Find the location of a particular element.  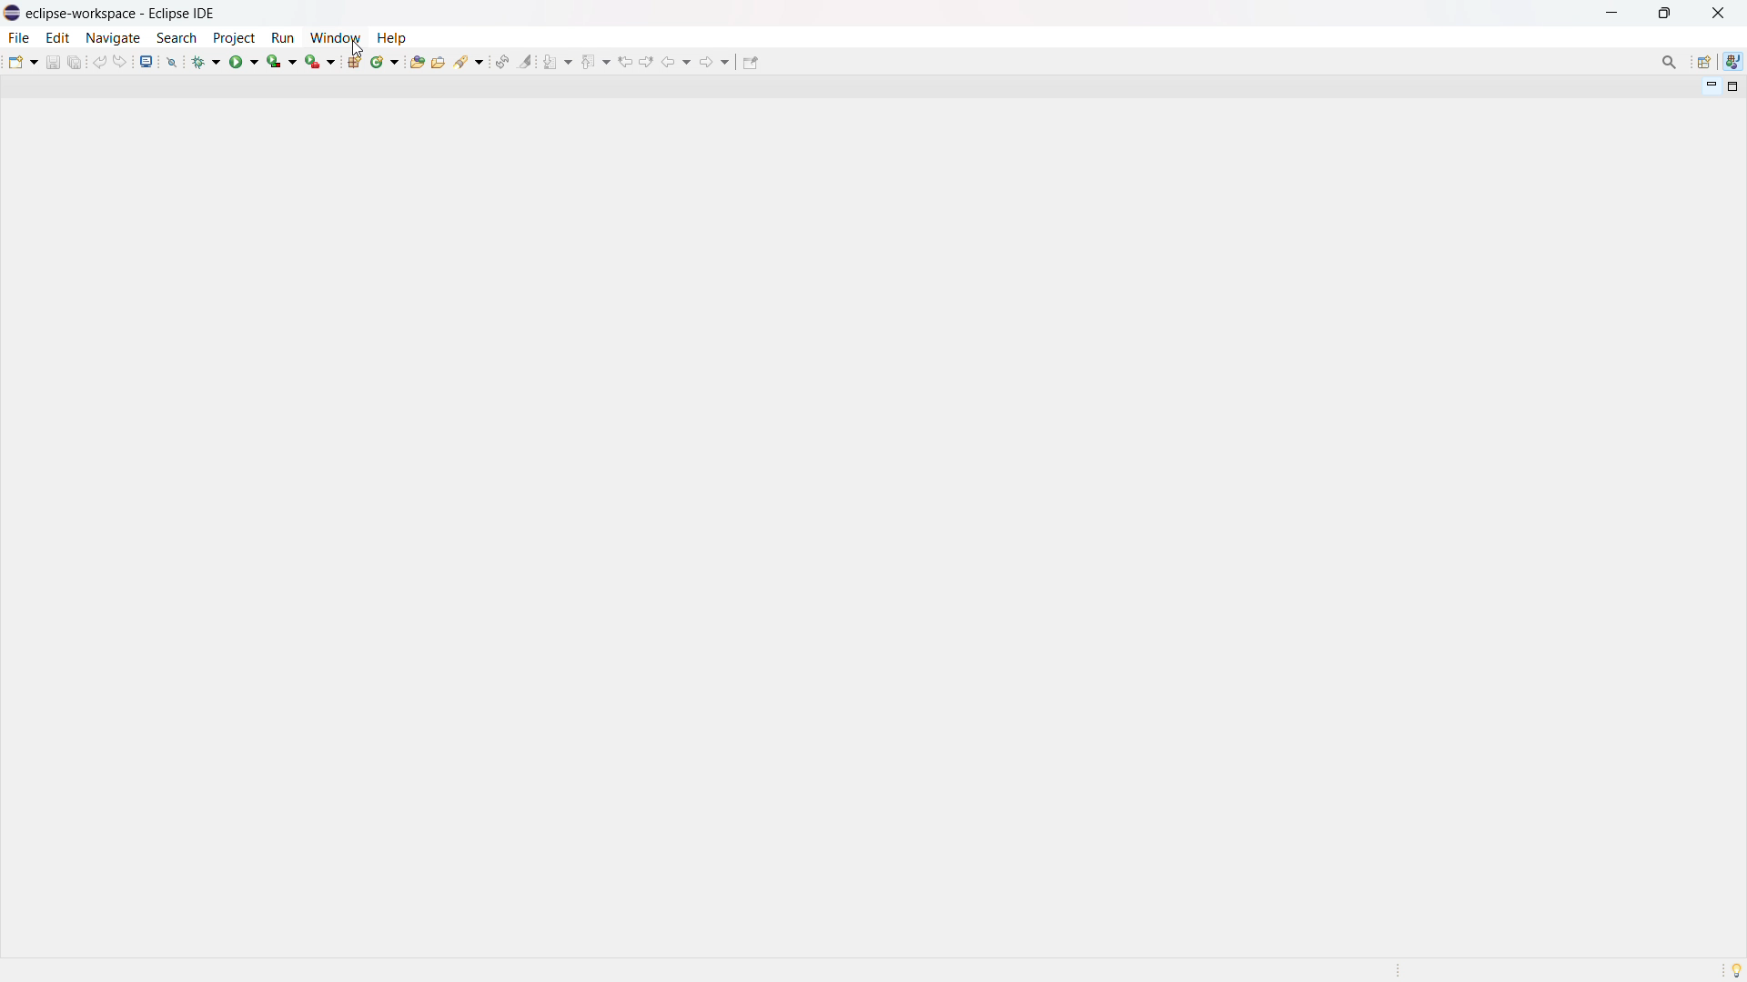

run is located at coordinates (244, 61).